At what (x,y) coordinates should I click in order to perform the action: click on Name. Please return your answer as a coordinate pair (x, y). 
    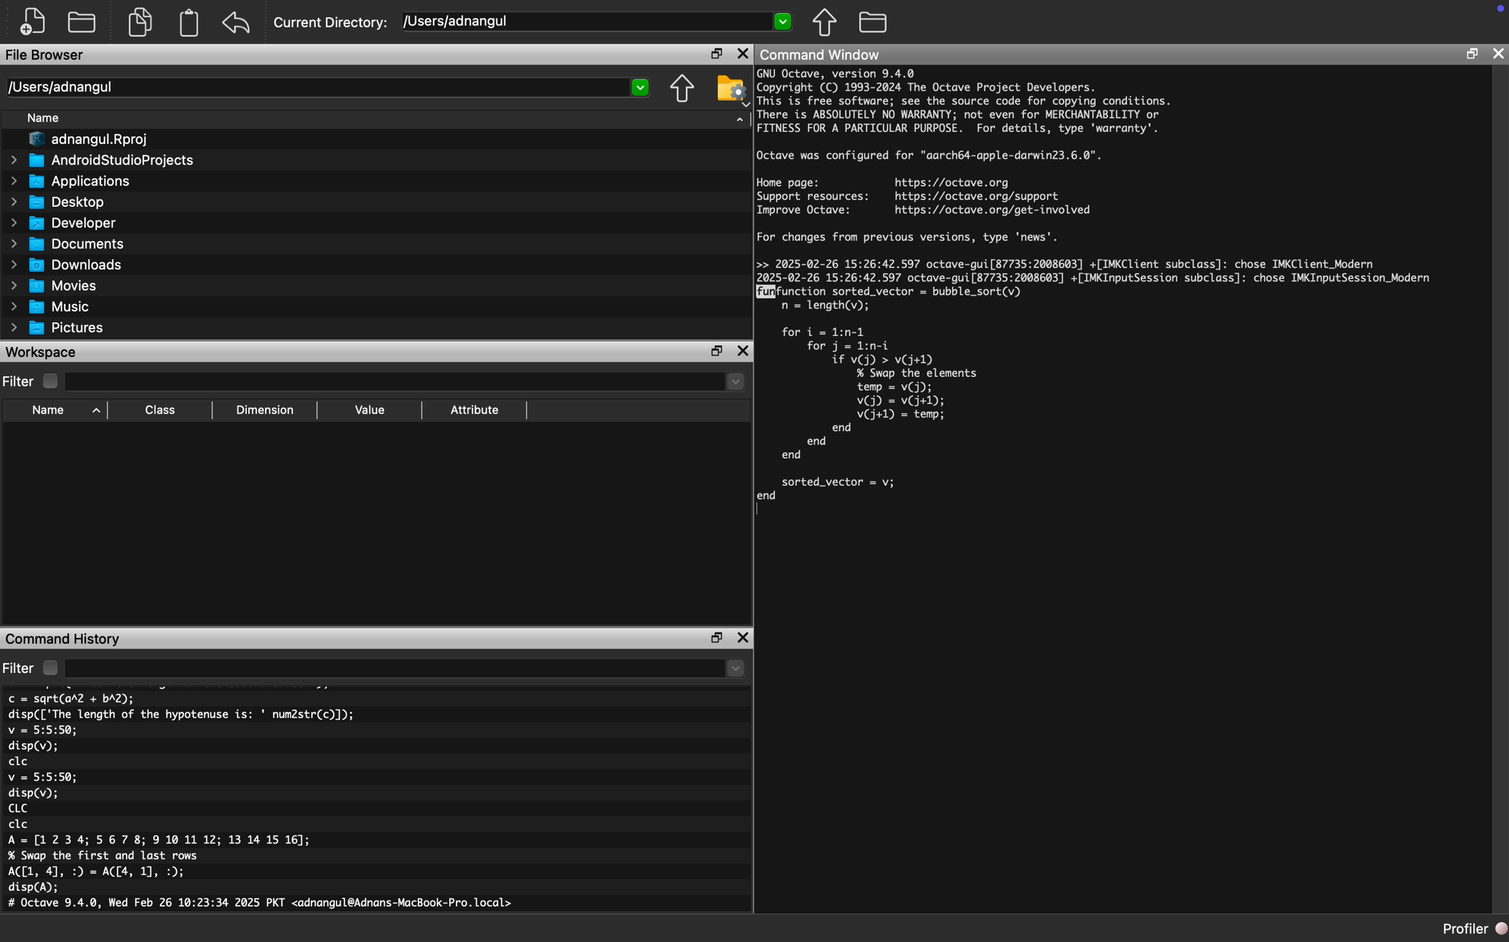
    Looking at the image, I should click on (45, 118).